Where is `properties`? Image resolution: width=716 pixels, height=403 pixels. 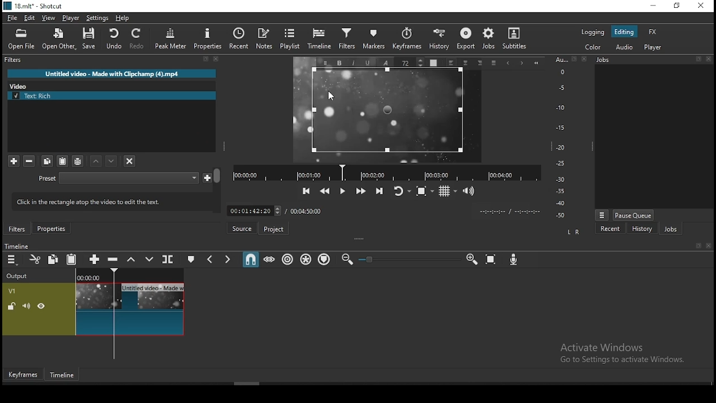 properties is located at coordinates (51, 228).